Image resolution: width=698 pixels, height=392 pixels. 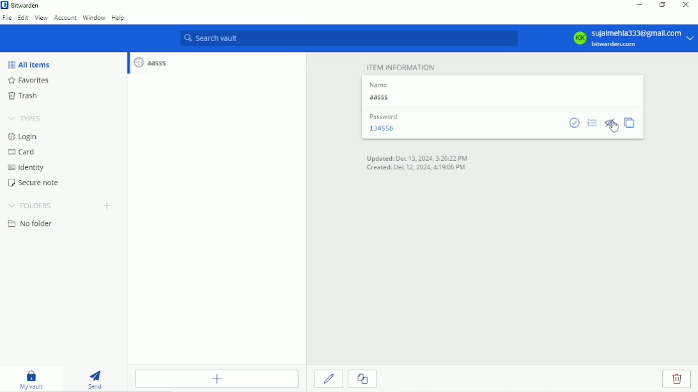 What do you see at coordinates (378, 84) in the screenshot?
I see `name label` at bounding box center [378, 84].